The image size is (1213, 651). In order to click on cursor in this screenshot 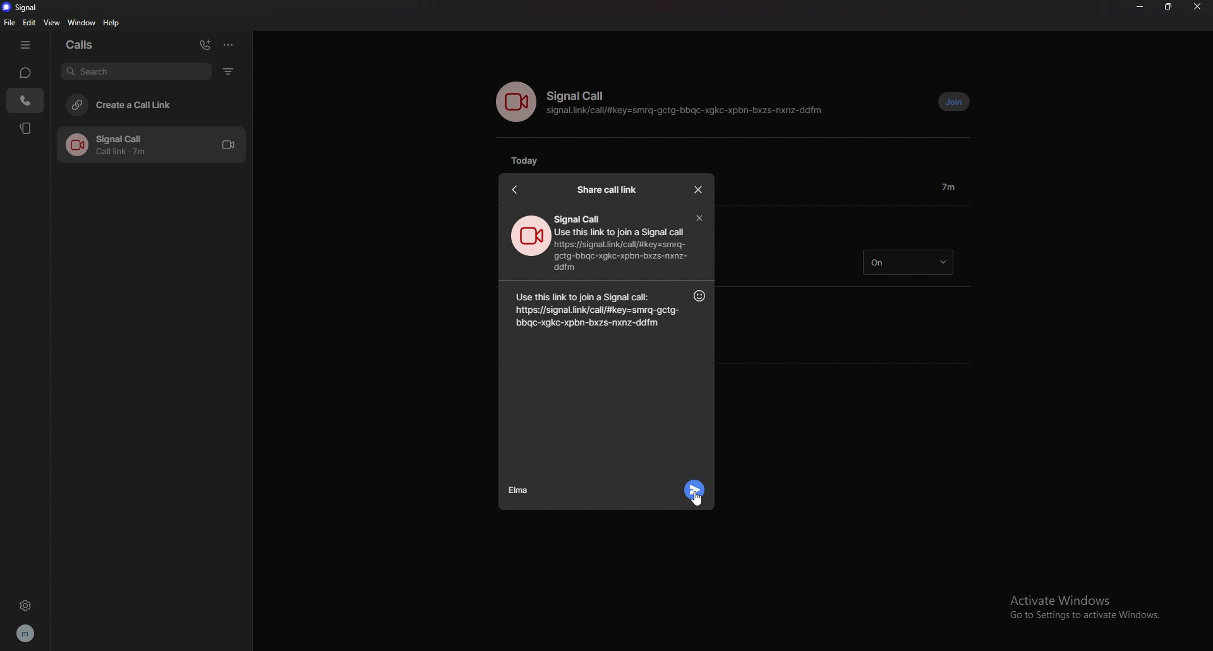, I will do `click(697, 497)`.